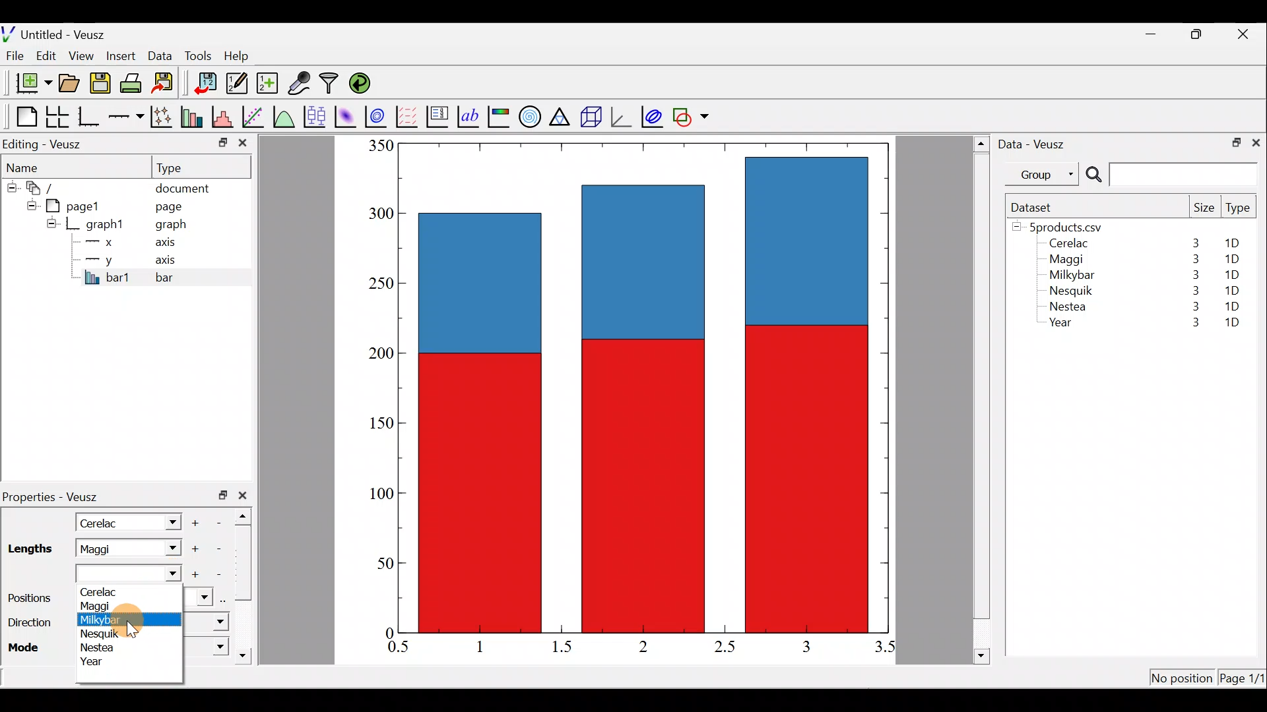 The height and width of the screenshot is (712, 1267). What do you see at coordinates (167, 84) in the screenshot?
I see `Export to graphics format` at bounding box center [167, 84].